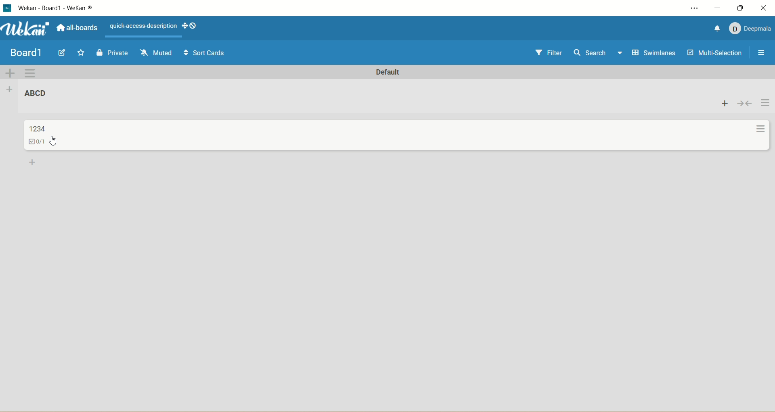 Image resolution: width=775 pixels, height=412 pixels. I want to click on sort cards, so click(203, 53).